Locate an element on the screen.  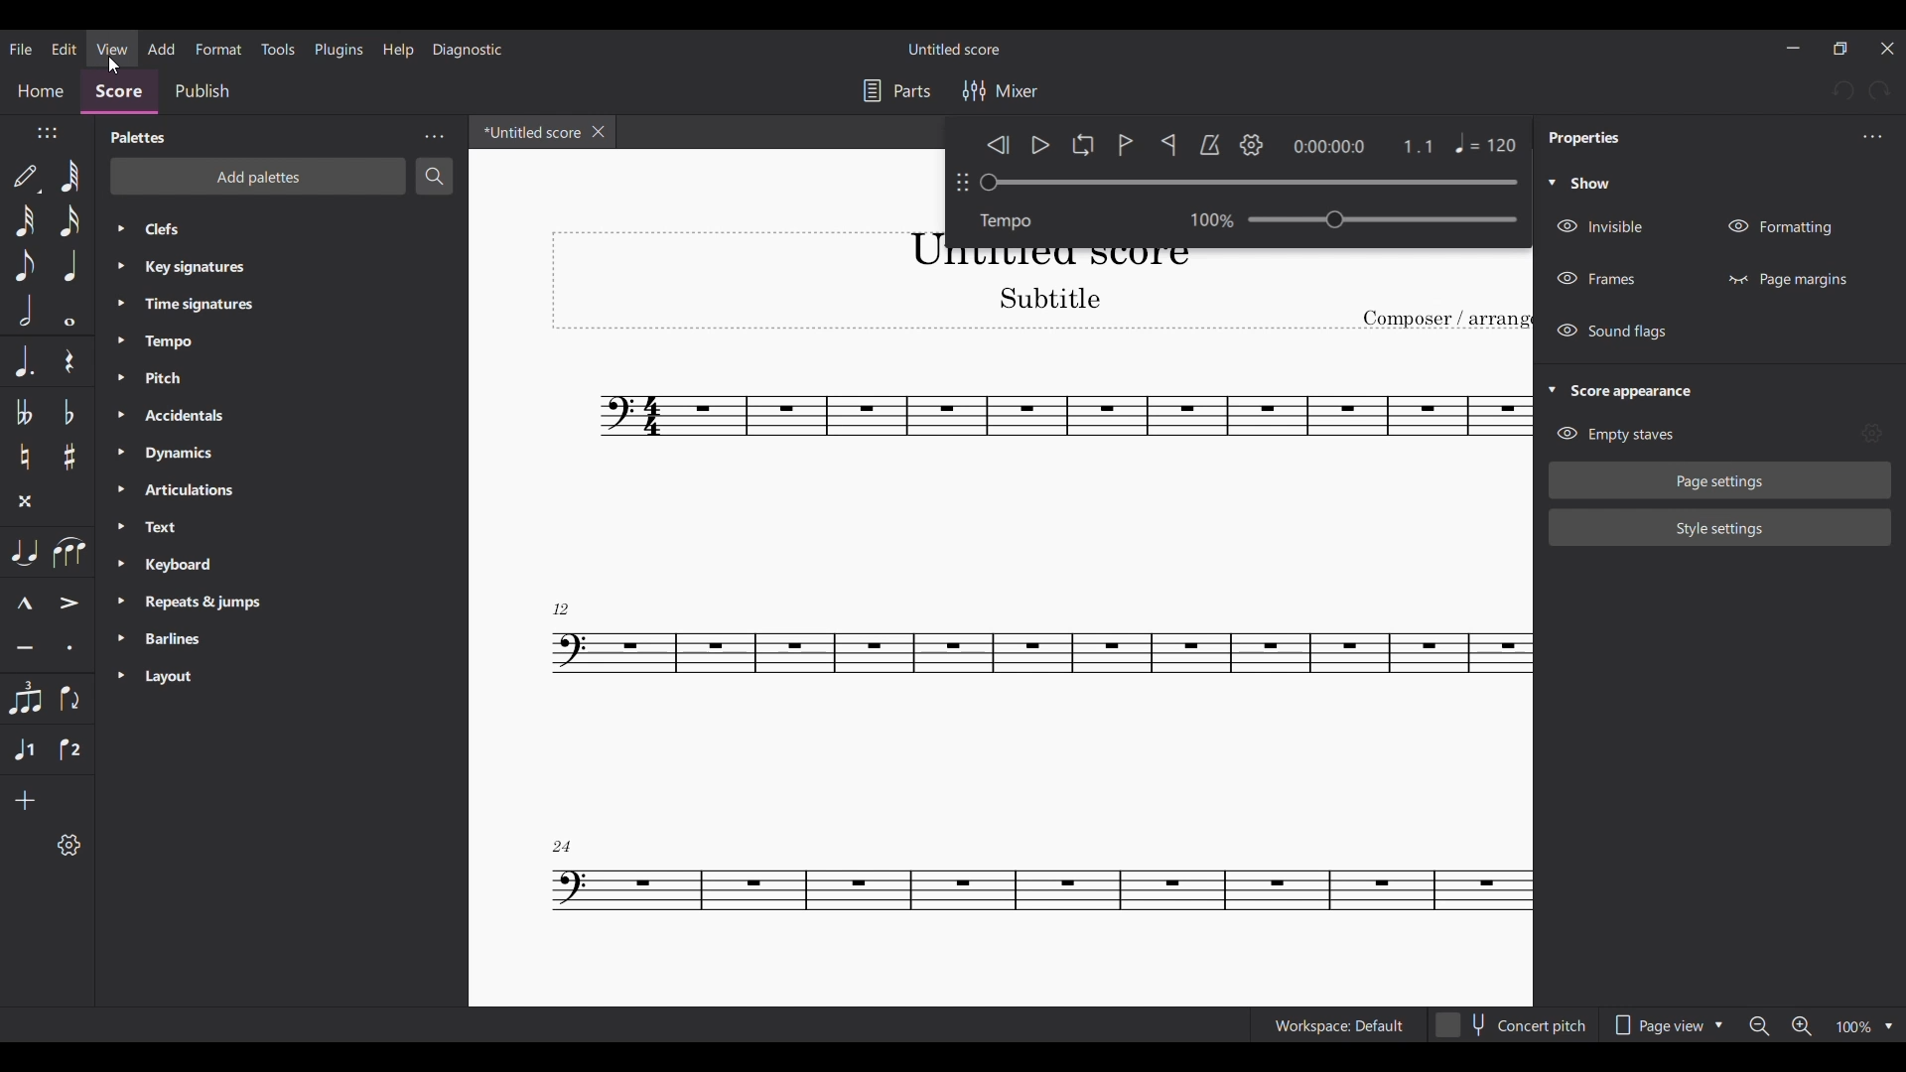
Add is located at coordinates (161, 49).